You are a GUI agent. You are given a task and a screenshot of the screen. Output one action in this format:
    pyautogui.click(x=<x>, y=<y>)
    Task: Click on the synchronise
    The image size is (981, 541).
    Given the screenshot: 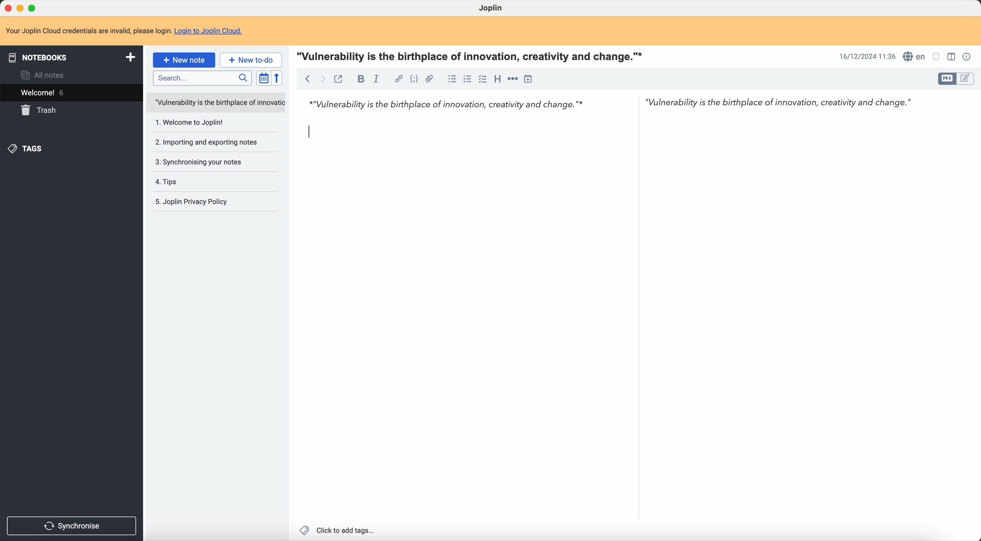 What is the action you would take?
    pyautogui.click(x=73, y=525)
    